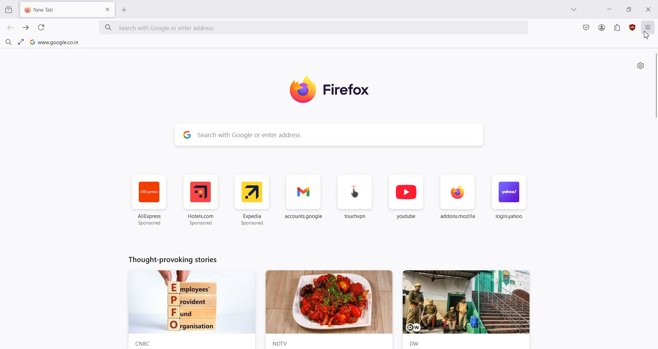 The image size is (658, 349). What do you see at coordinates (21, 41) in the screenshot?
I see `Fullscreen` at bounding box center [21, 41].